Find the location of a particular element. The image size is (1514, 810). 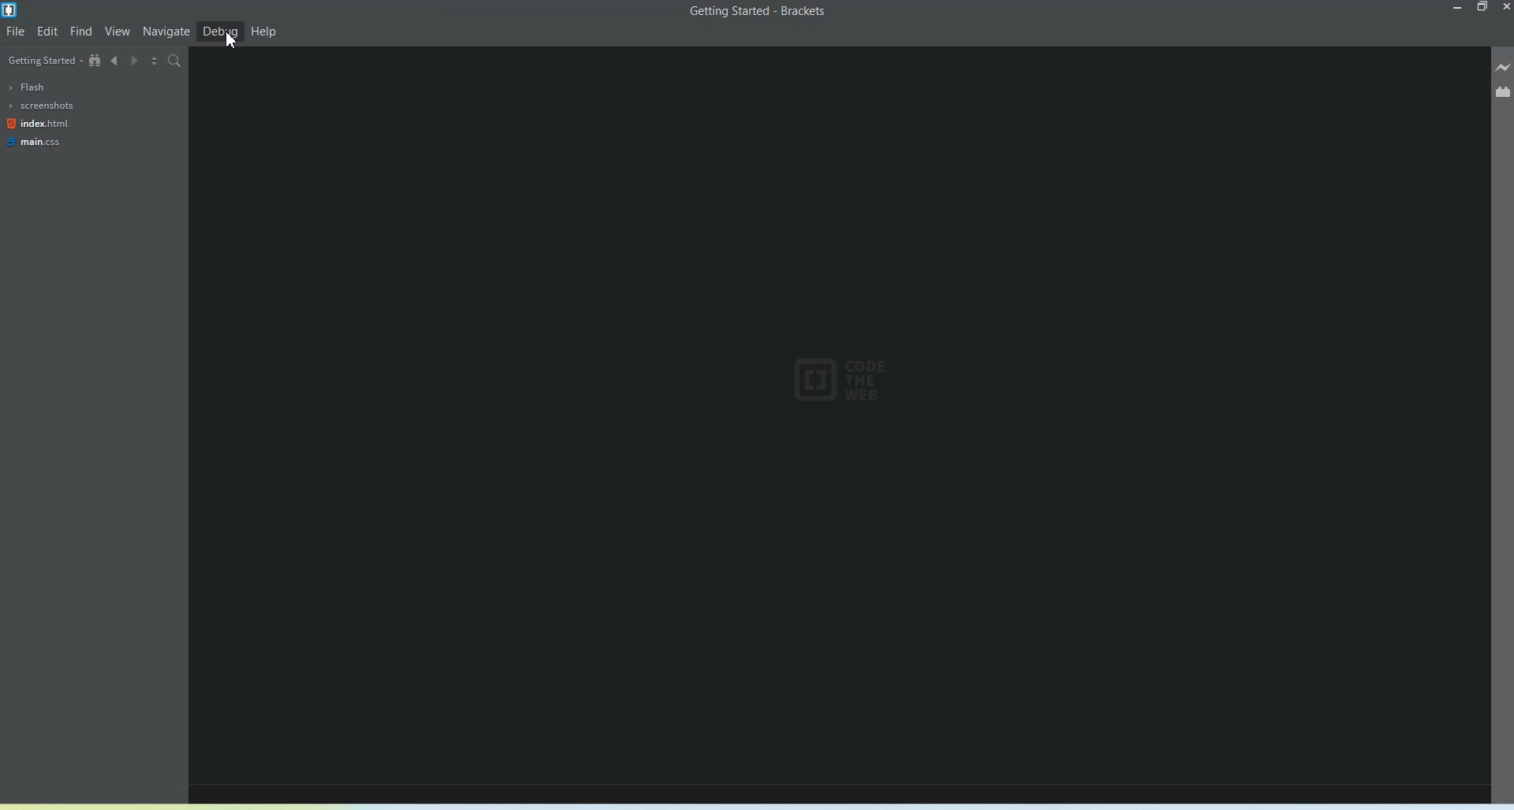

screenshots is located at coordinates (42, 106).